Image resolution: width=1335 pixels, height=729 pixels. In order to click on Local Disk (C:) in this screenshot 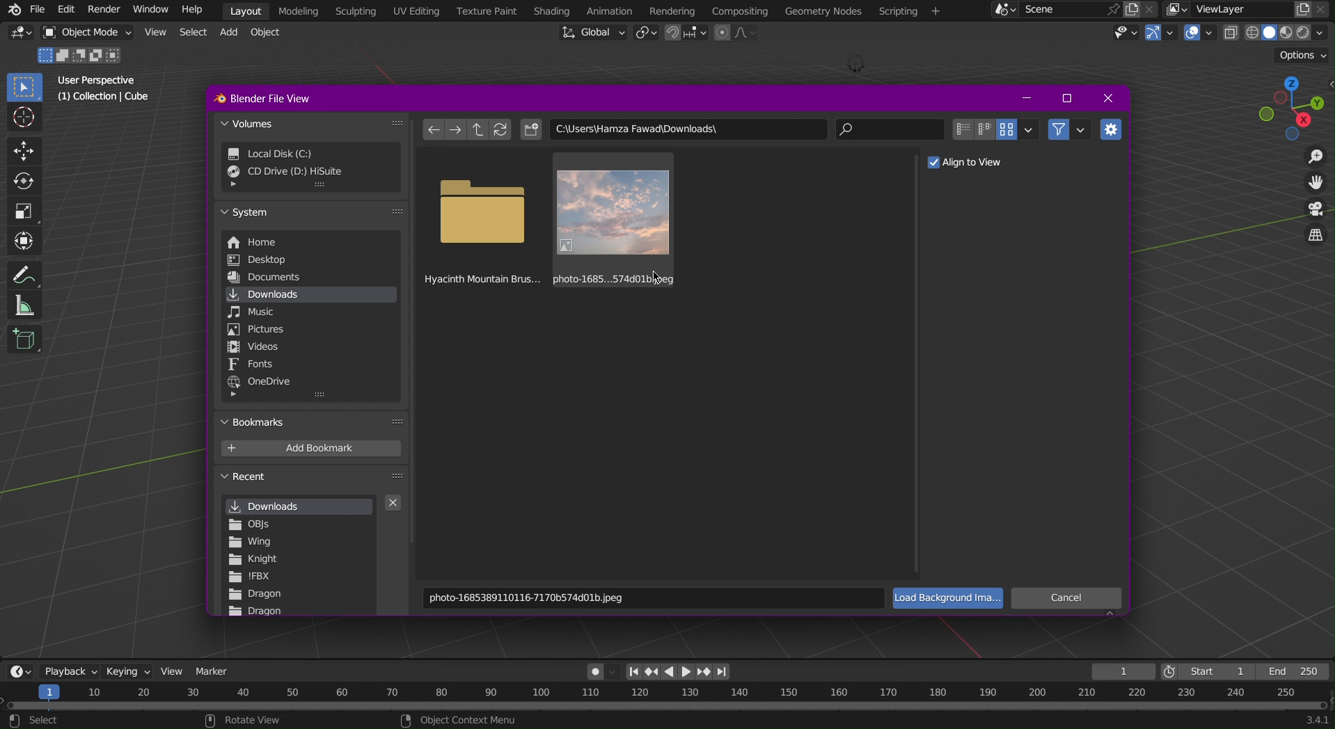, I will do `click(301, 154)`.